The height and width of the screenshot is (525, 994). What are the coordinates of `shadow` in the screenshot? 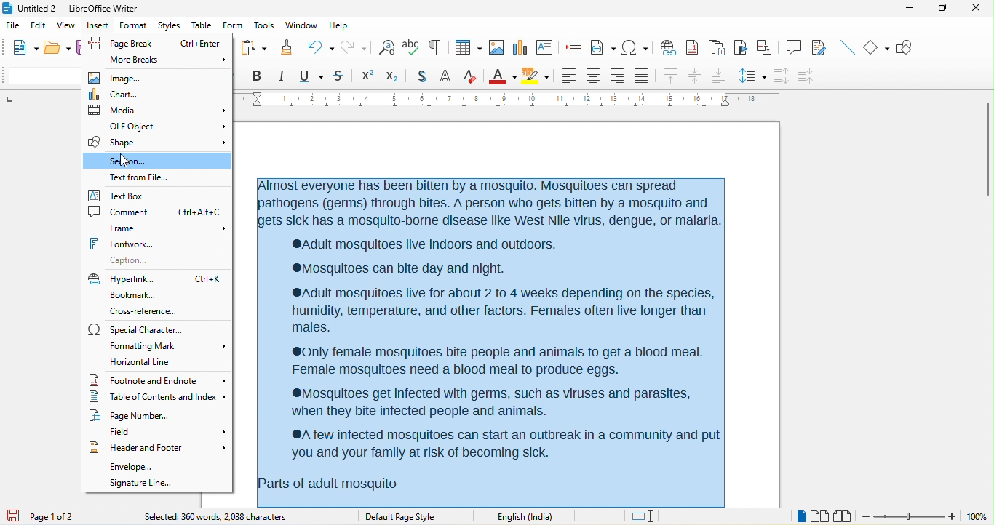 It's located at (419, 76).